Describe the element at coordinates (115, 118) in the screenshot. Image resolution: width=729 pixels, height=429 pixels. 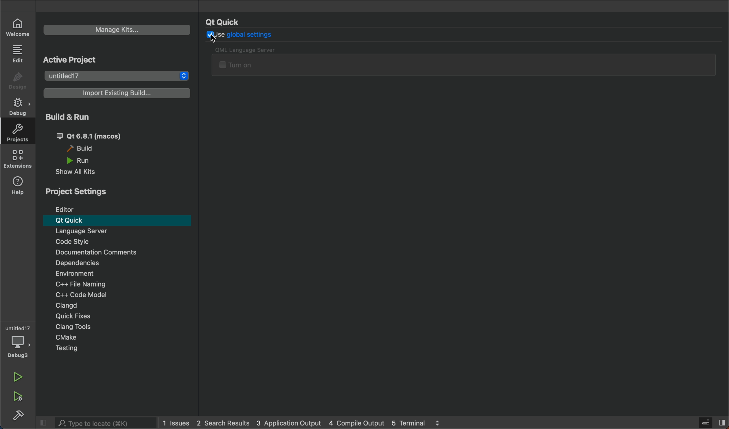
I see `run and build` at that location.